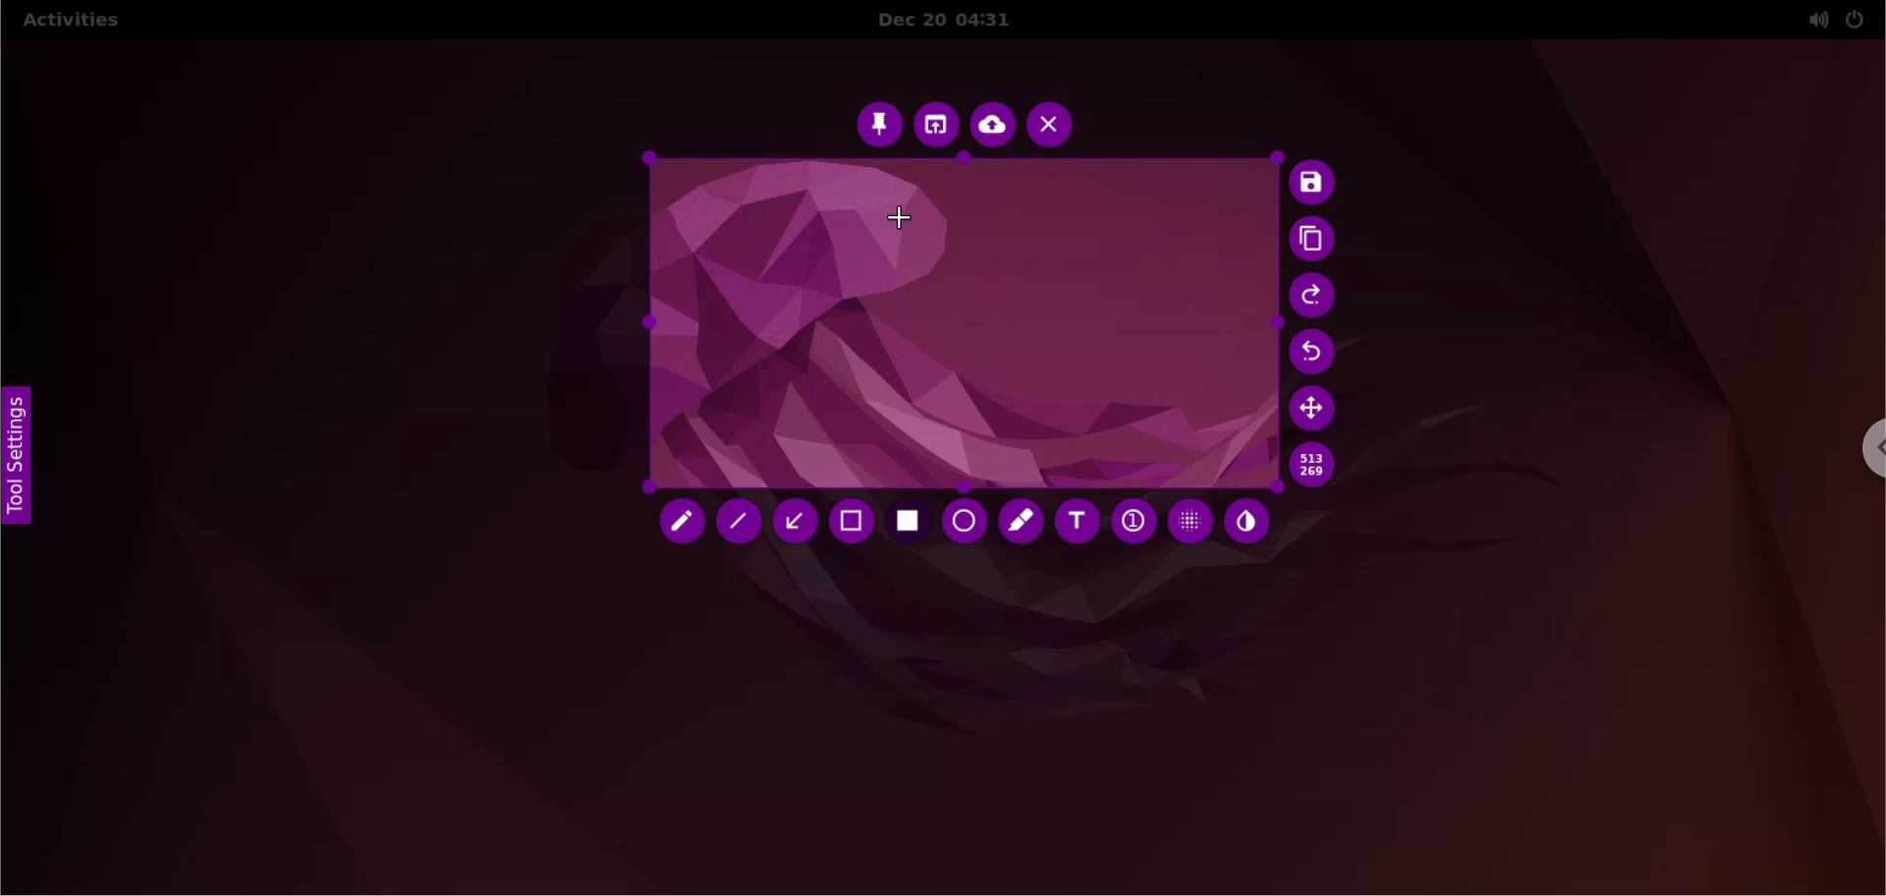 The width and height of the screenshot is (1886, 896). Describe the element at coordinates (1316, 241) in the screenshot. I see `copy to clipboard` at that location.